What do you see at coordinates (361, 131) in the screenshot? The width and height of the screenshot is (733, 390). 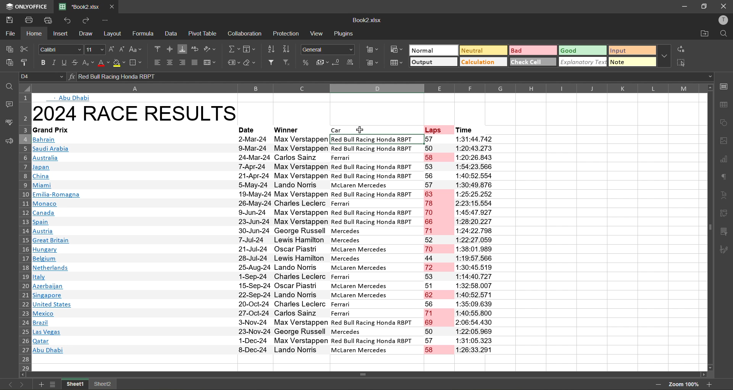 I see `cursor` at bounding box center [361, 131].